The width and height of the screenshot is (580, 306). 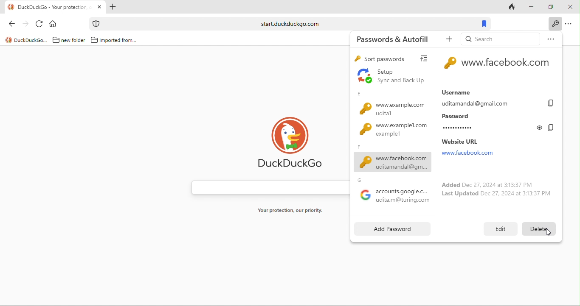 What do you see at coordinates (54, 25) in the screenshot?
I see `home` at bounding box center [54, 25].